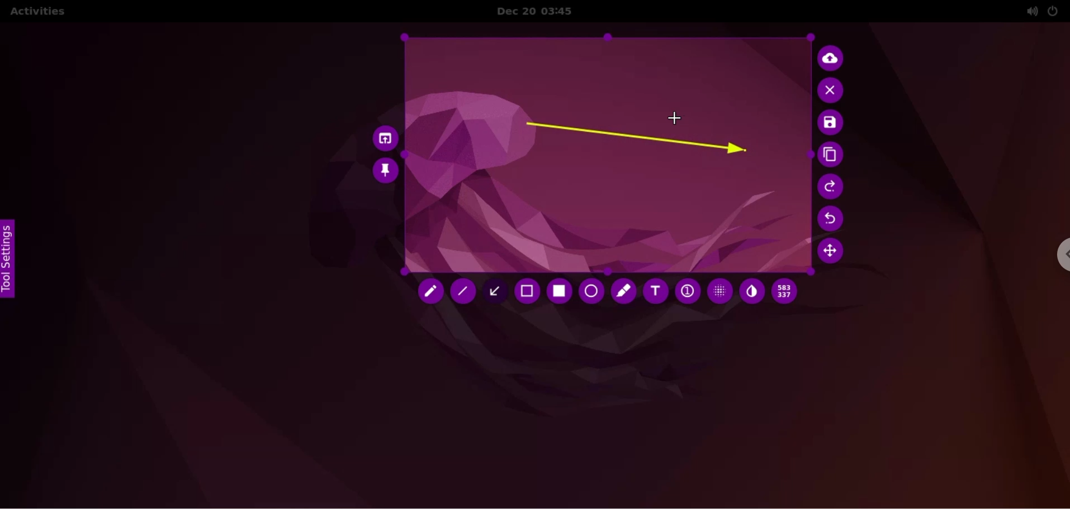 The width and height of the screenshot is (1070, 509). I want to click on redo, so click(832, 186).